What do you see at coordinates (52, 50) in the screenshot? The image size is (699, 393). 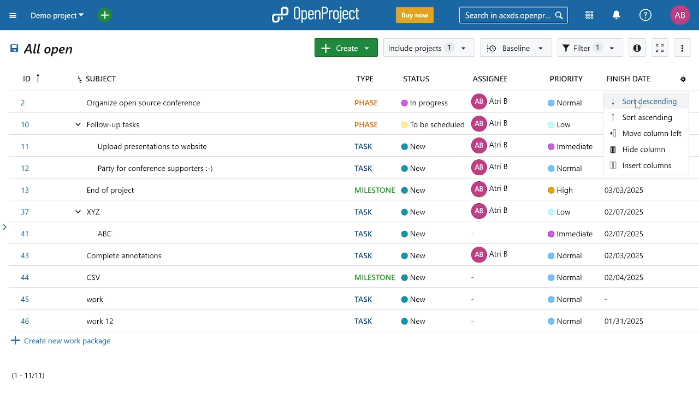 I see `All open` at bounding box center [52, 50].